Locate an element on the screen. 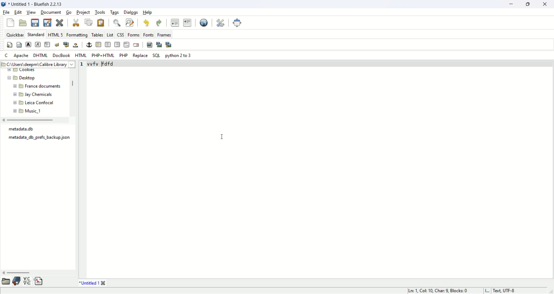 Image resolution: width=554 pixels, height=294 pixels. metadata.db metadata_db,_prefs_backup json is located at coordinates (38, 135).